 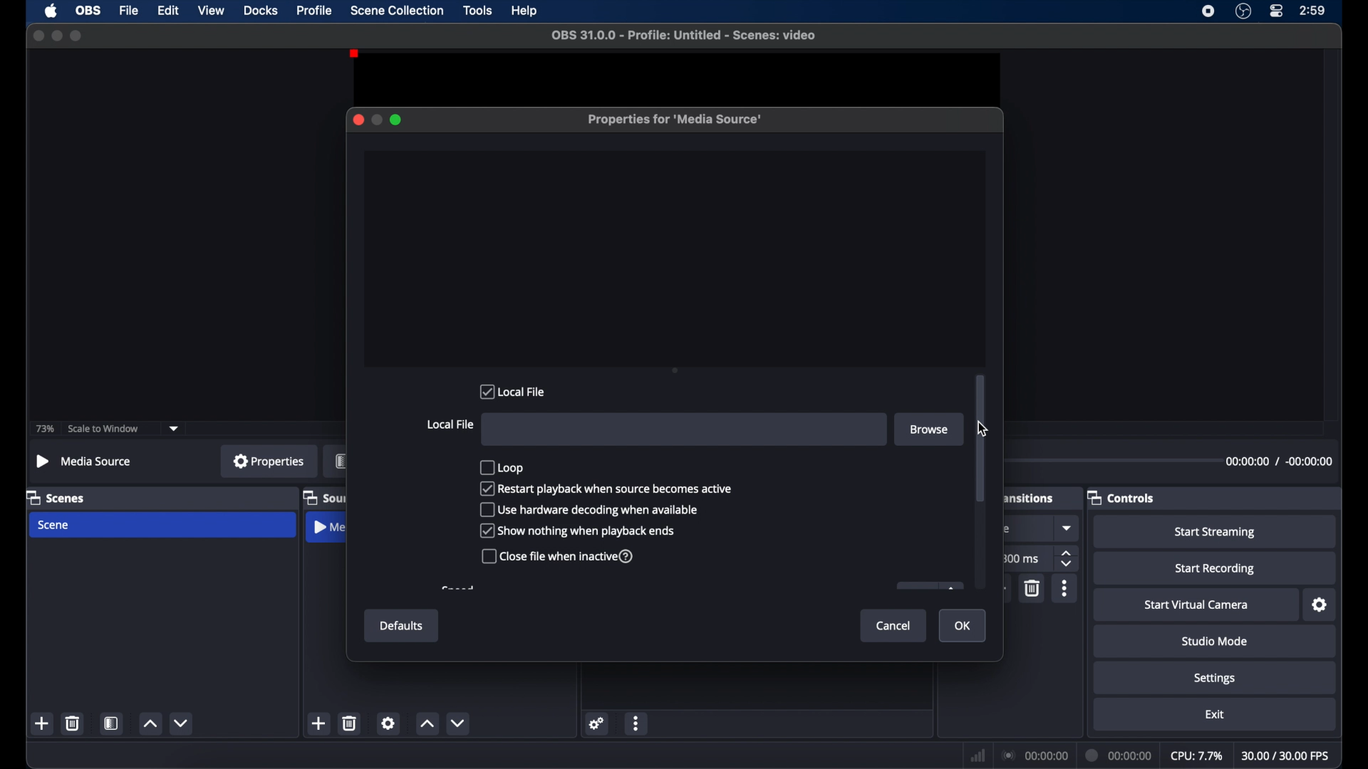 I want to click on screen recorder icon, so click(x=1209, y=11).